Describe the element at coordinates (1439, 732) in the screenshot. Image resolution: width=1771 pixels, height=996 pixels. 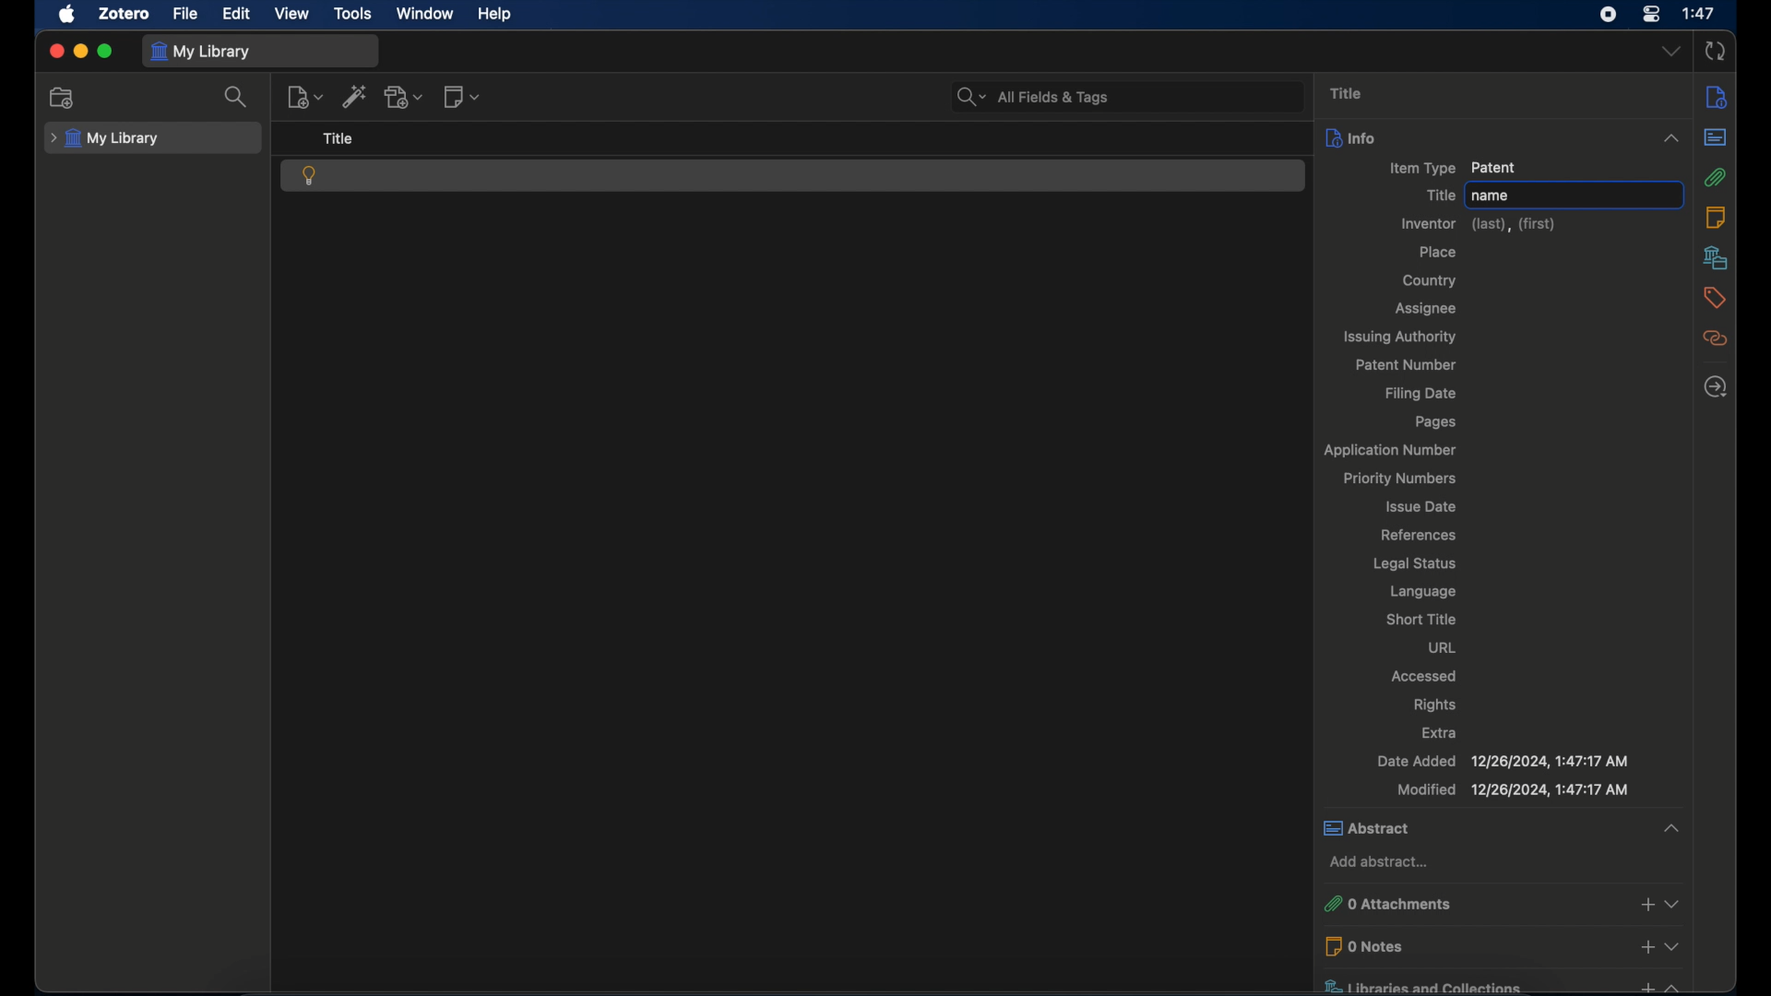
I see `extra` at that location.